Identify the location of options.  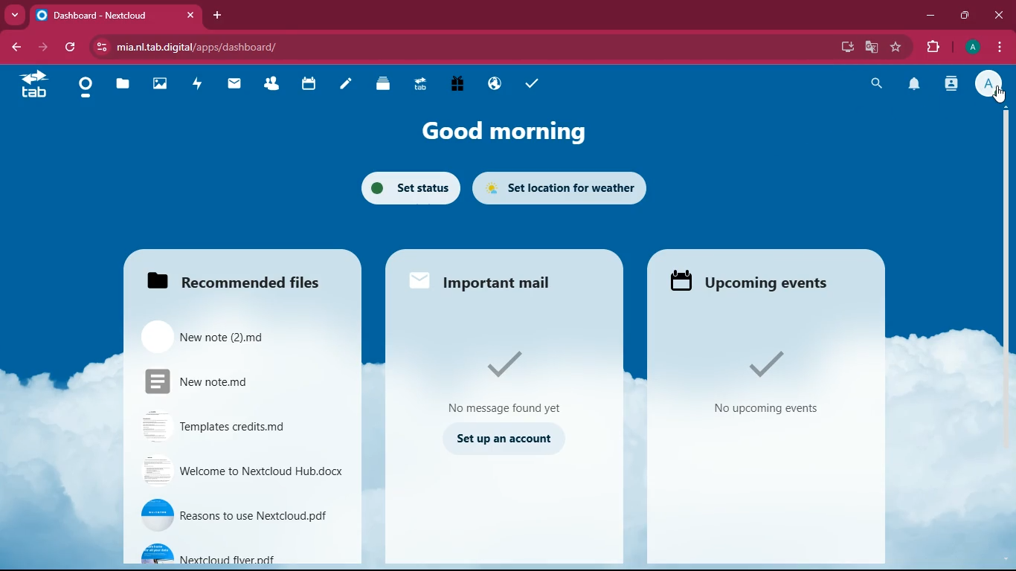
(1001, 48).